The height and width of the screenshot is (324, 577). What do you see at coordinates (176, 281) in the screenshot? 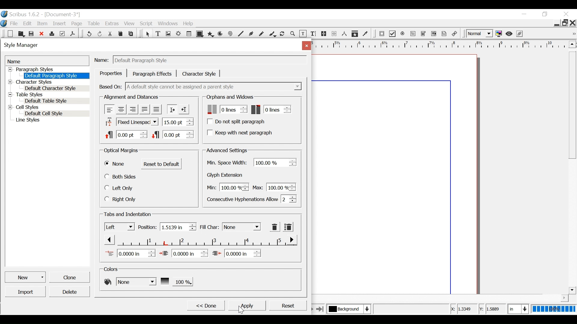
I see `Background shade` at bounding box center [176, 281].